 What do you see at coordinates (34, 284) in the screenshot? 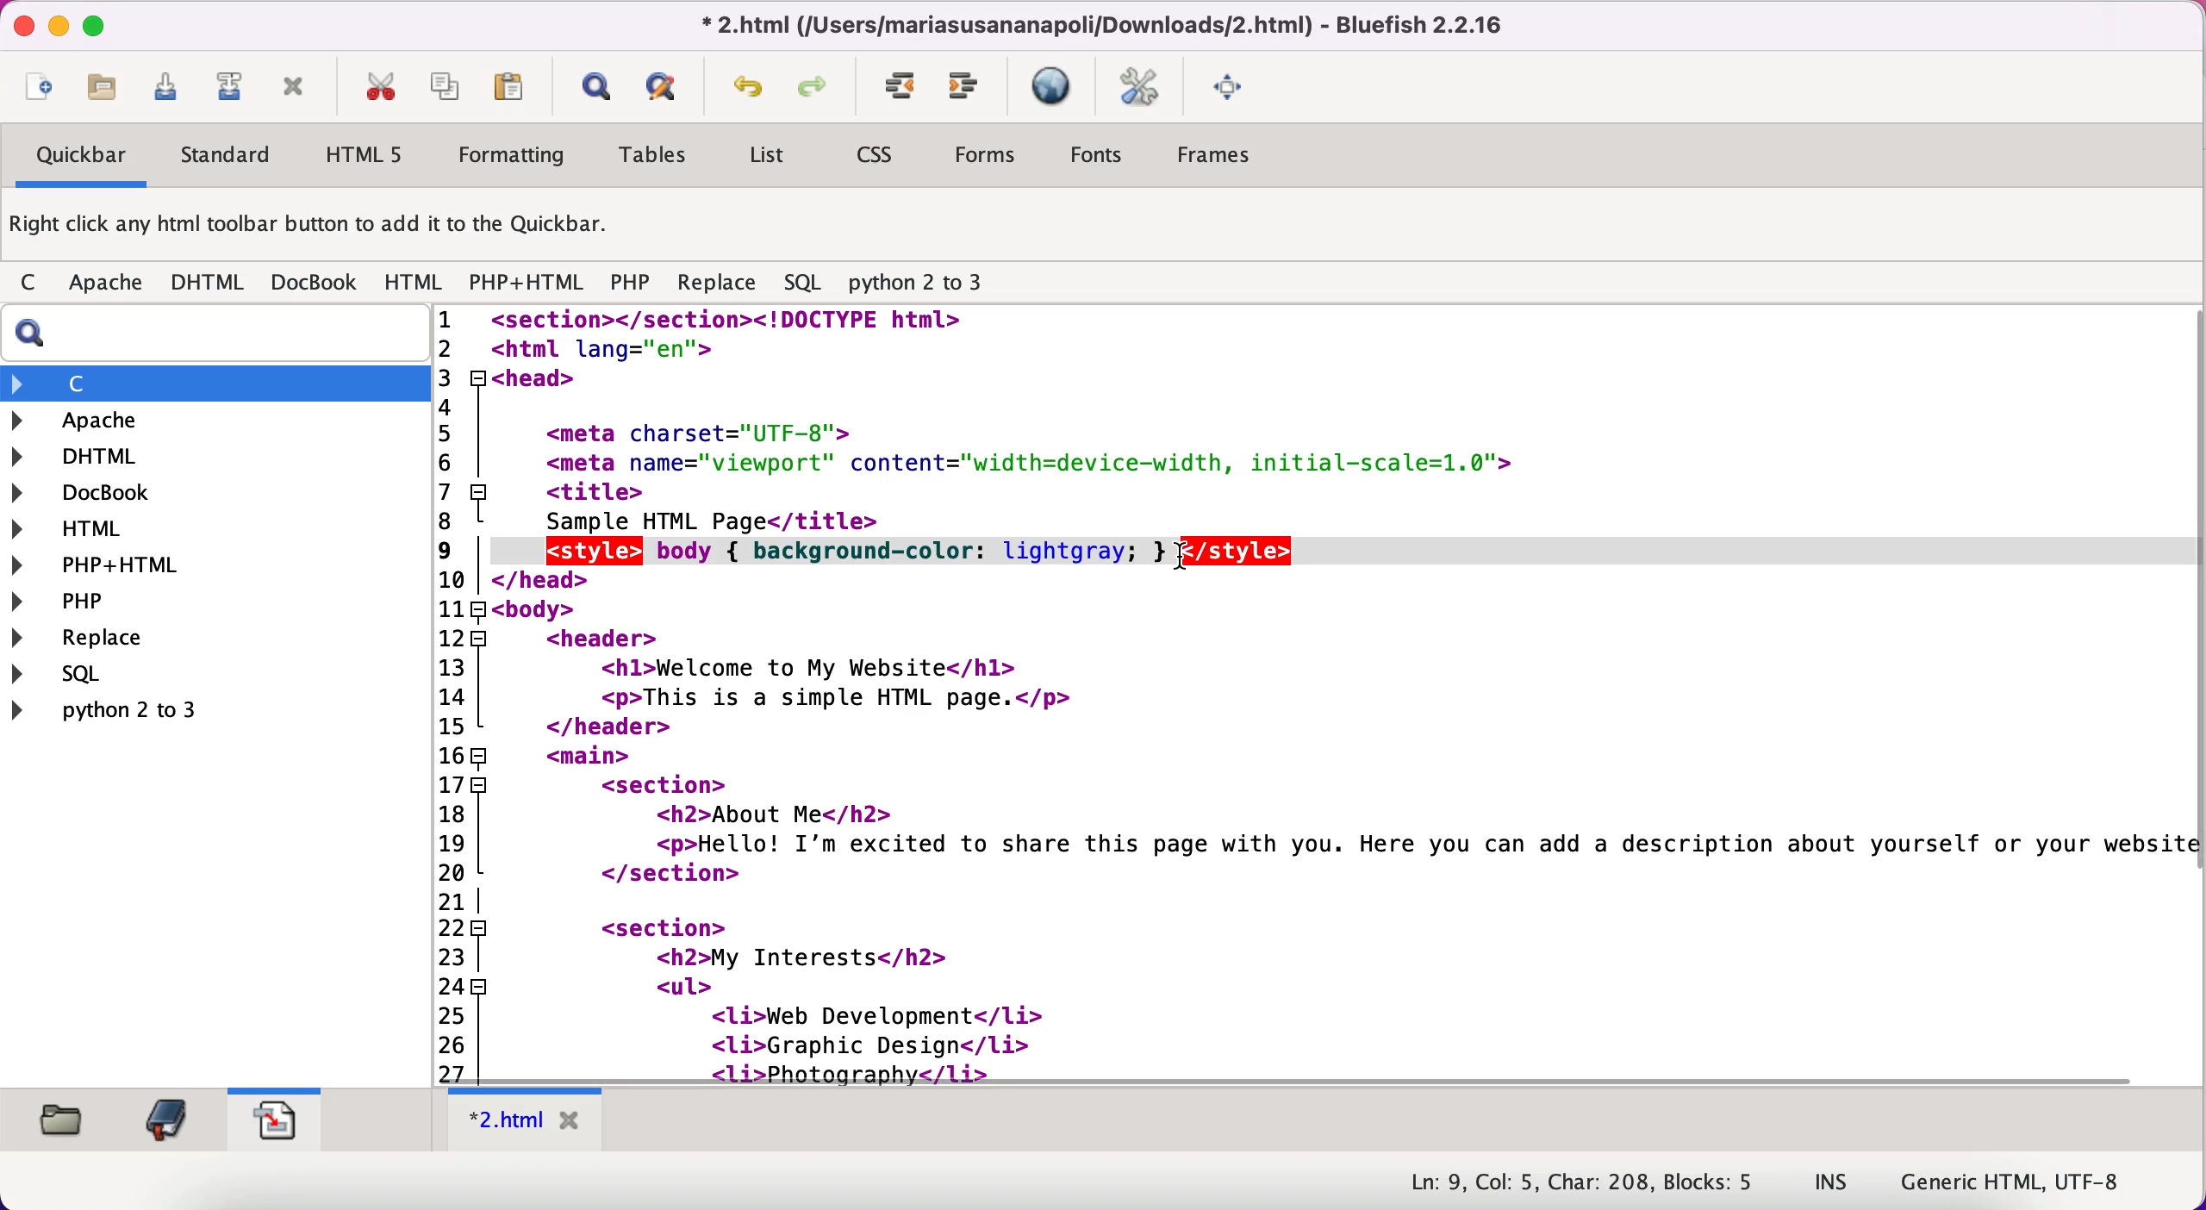
I see `c` at bounding box center [34, 284].